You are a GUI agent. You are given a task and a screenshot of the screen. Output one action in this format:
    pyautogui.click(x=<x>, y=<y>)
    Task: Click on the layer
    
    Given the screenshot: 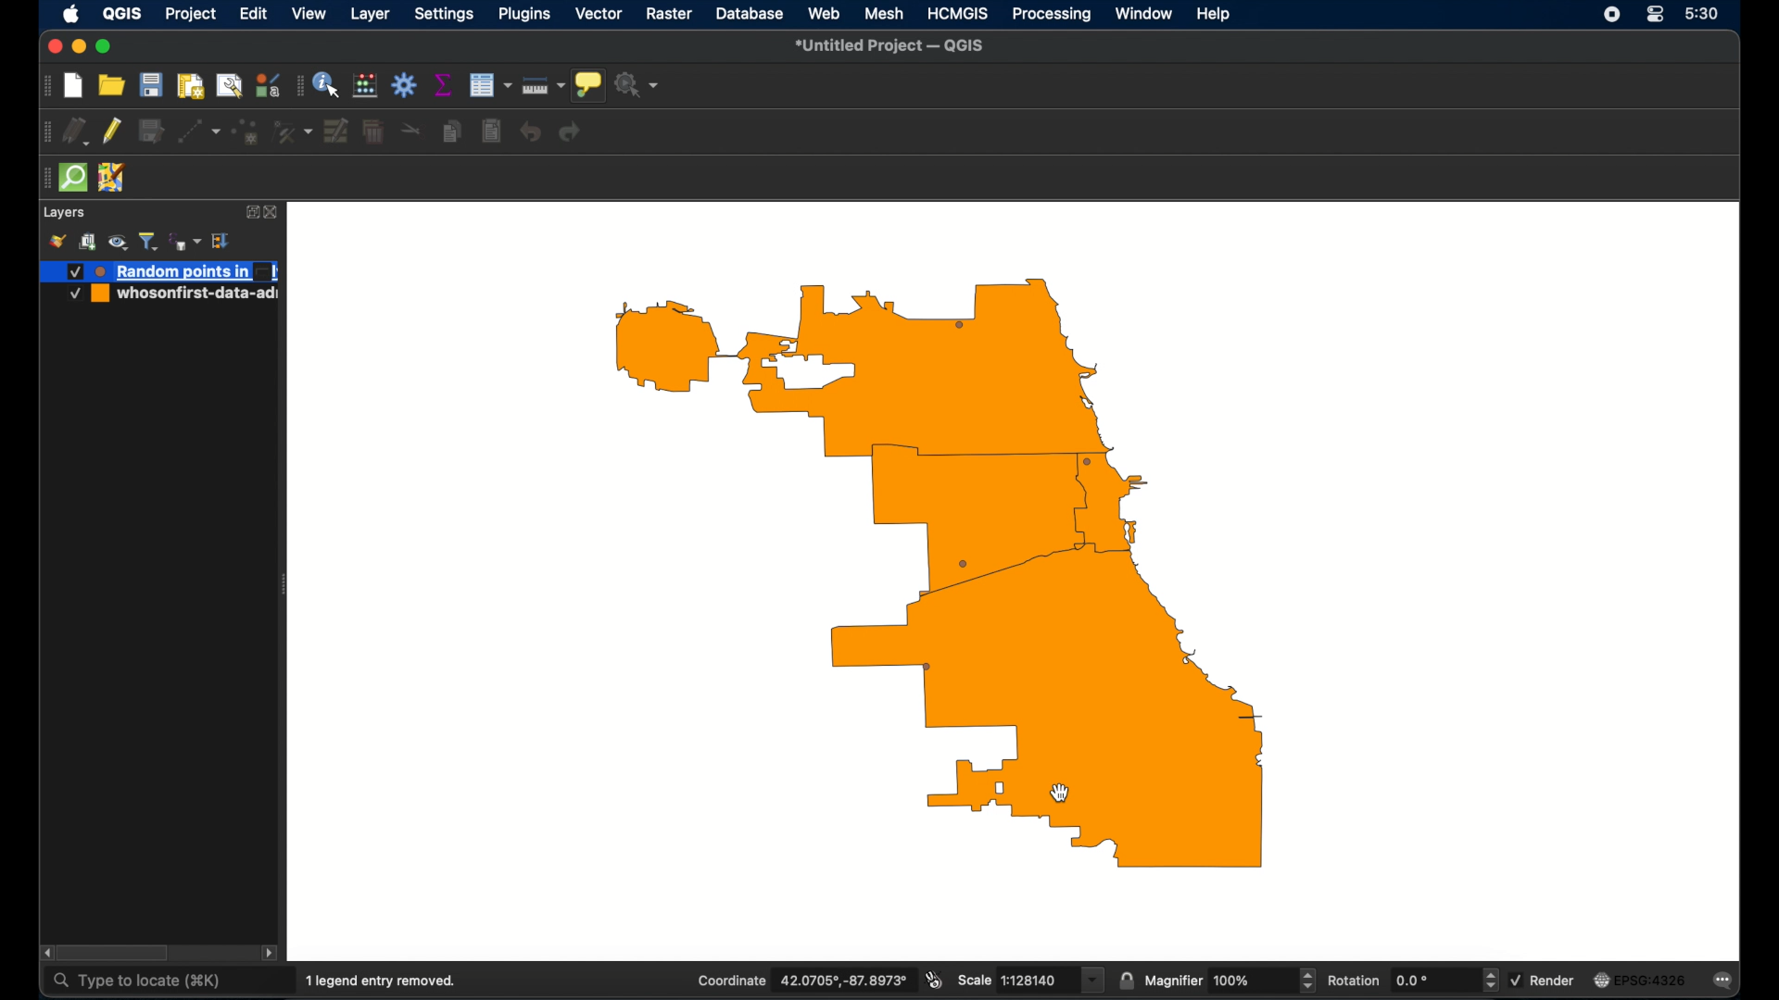 What is the action you would take?
    pyautogui.click(x=370, y=14)
    